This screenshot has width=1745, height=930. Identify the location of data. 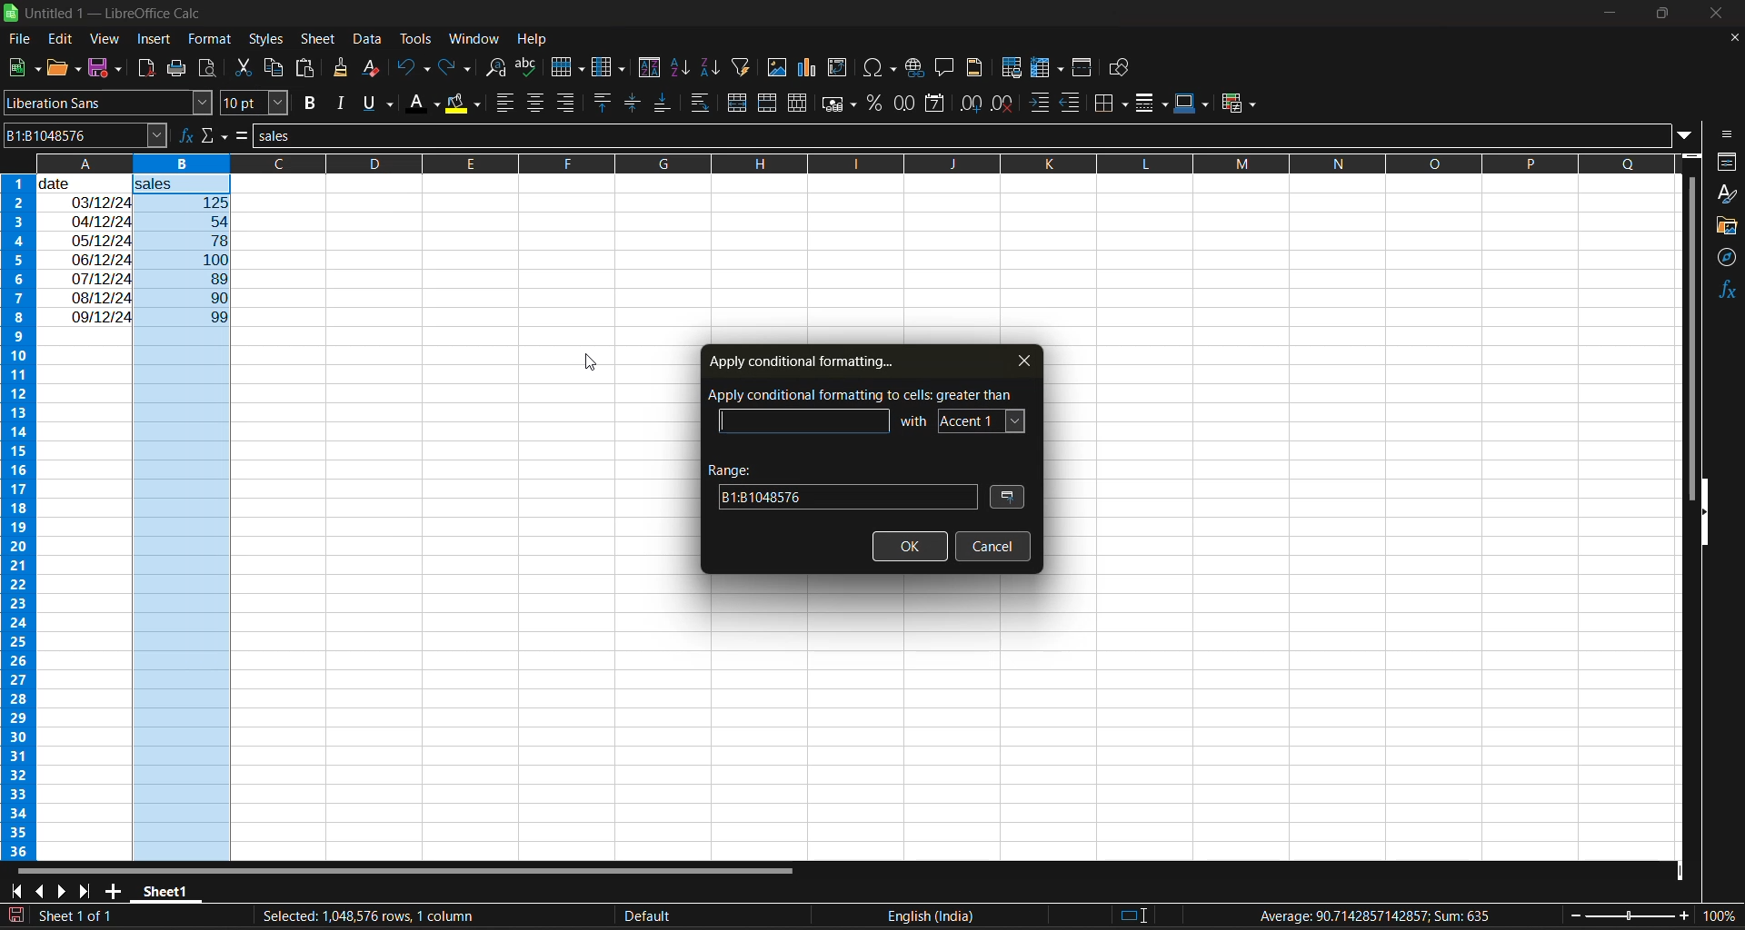
(85, 250).